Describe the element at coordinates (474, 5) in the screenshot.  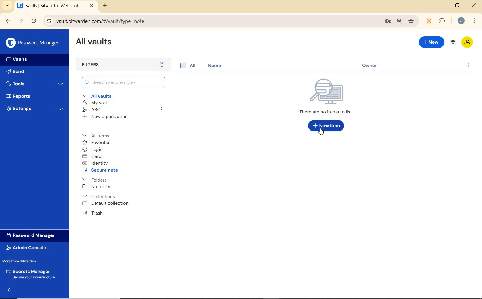
I see `close` at that location.